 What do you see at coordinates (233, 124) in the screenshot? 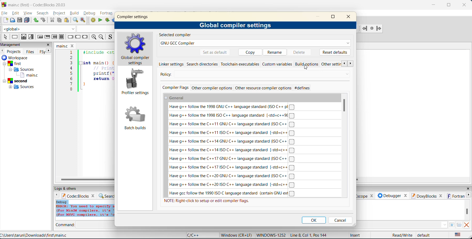
I see `Have g++ follow the C++11 GNU C++ language standard (ISO C++` at bounding box center [233, 124].